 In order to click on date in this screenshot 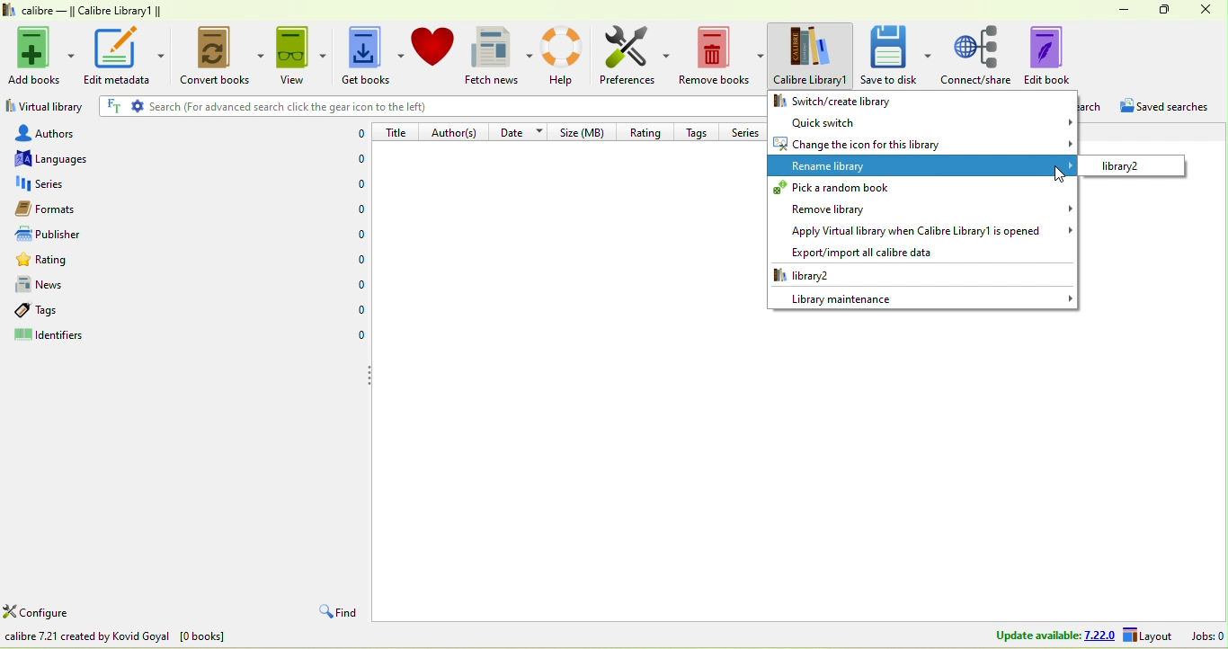, I will do `click(521, 130)`.